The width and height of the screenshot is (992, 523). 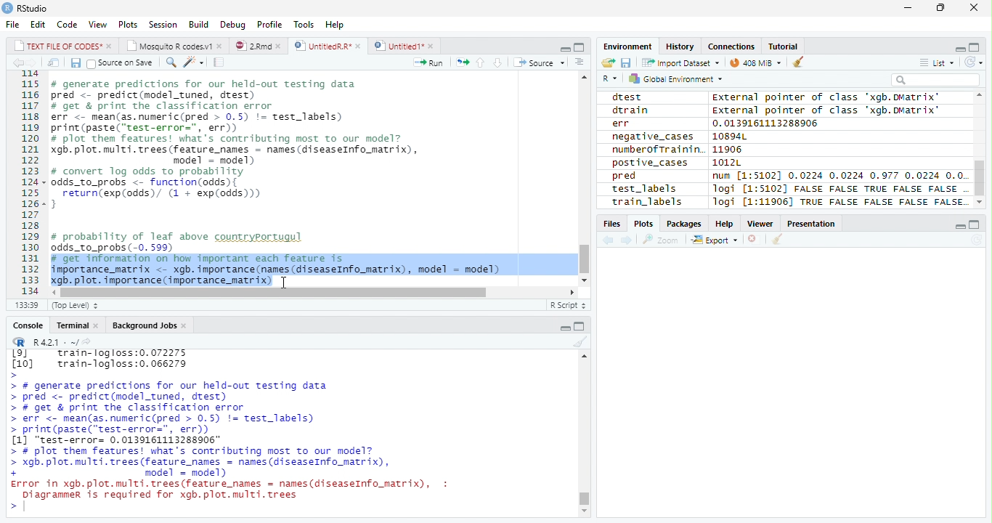 What do you see at coordinates (778, 240) in the screenshot?
I see `Clean` at bounding box center [778, 240].